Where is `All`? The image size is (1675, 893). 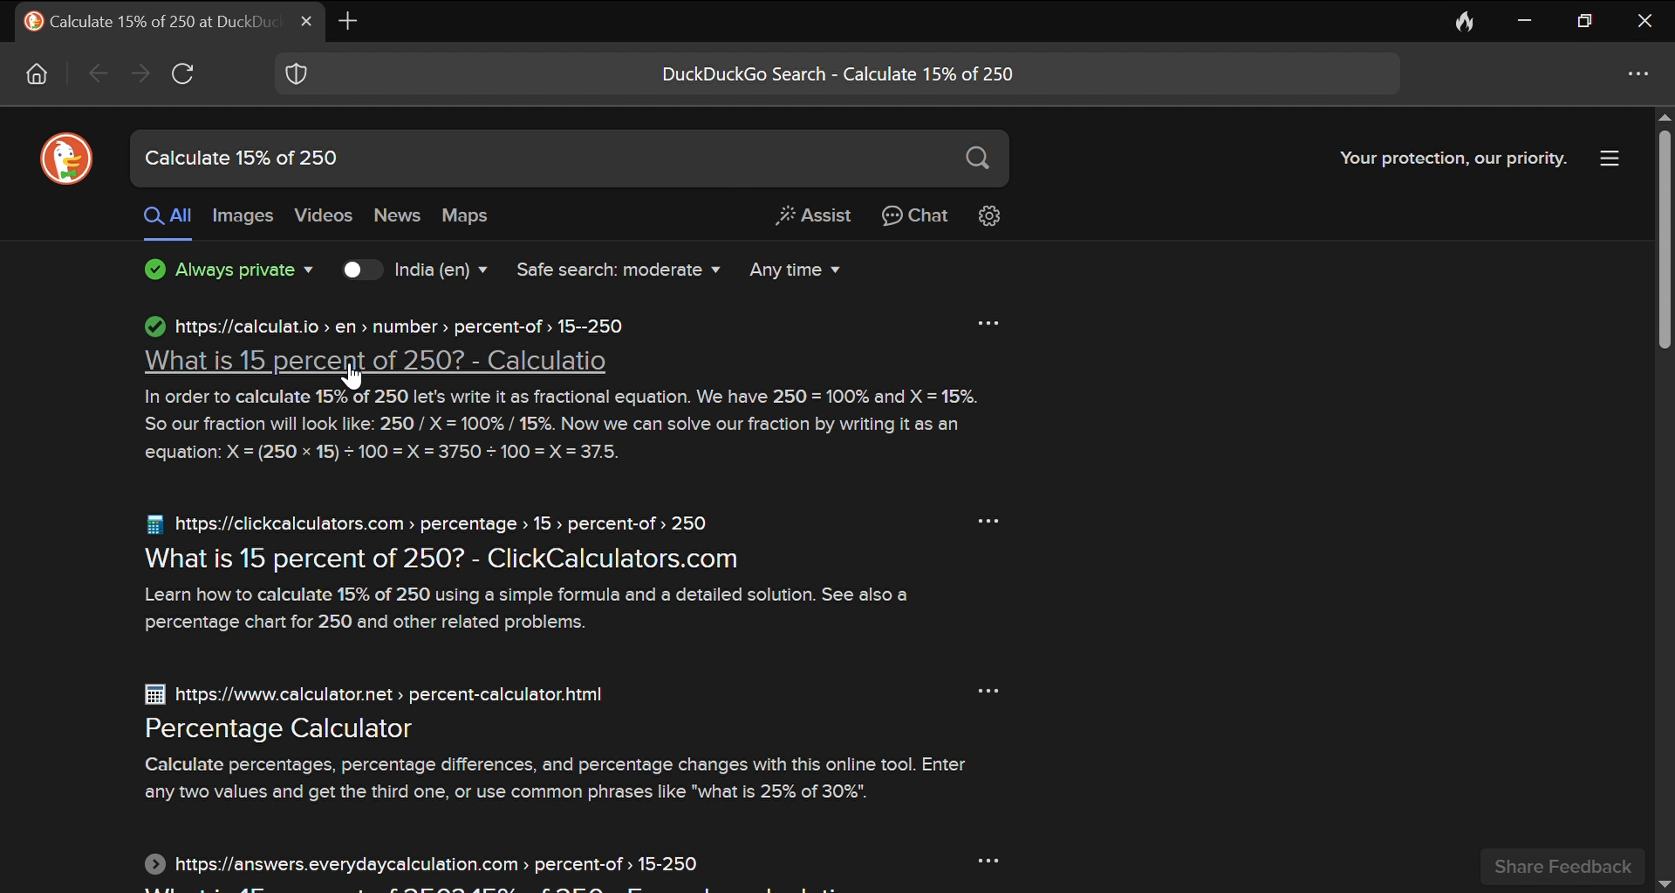 All is located at coordinates (166, 222).